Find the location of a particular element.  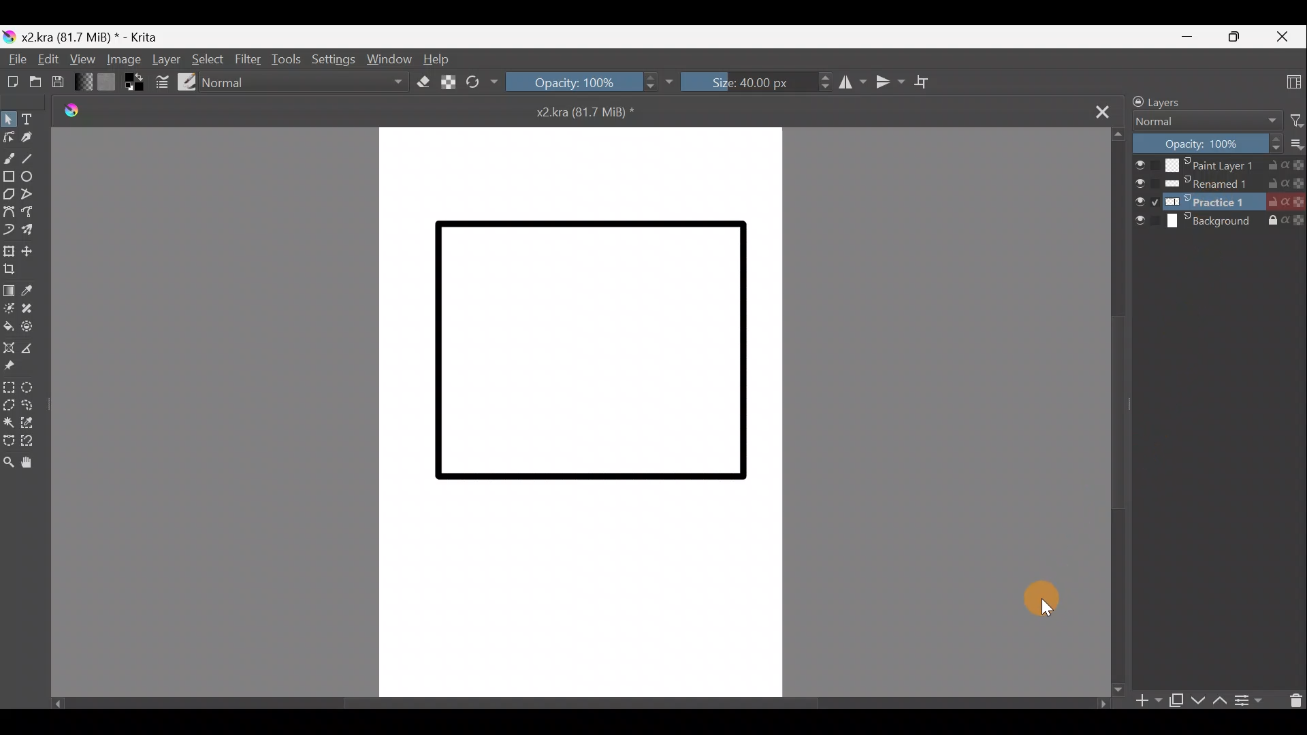

Opacity: 100% is located at coordinates (1207, 143).